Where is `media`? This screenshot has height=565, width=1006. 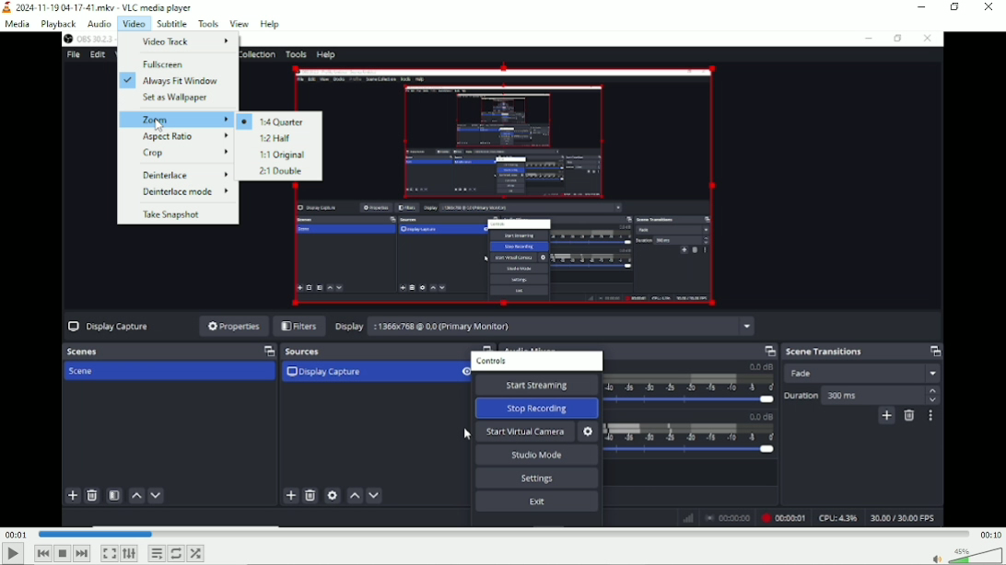 media is located at coordinates (19, 24).